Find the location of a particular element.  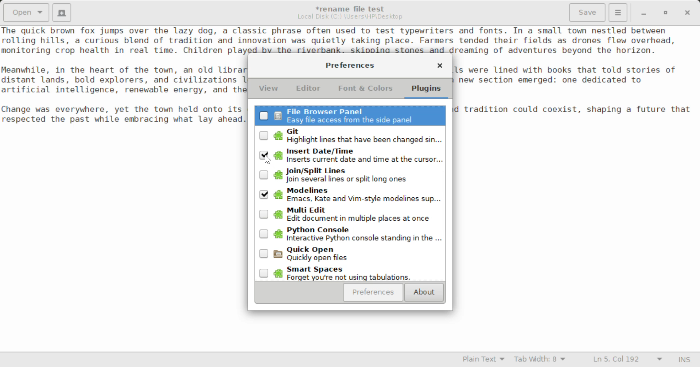

About is located at coordinates (423, 293).